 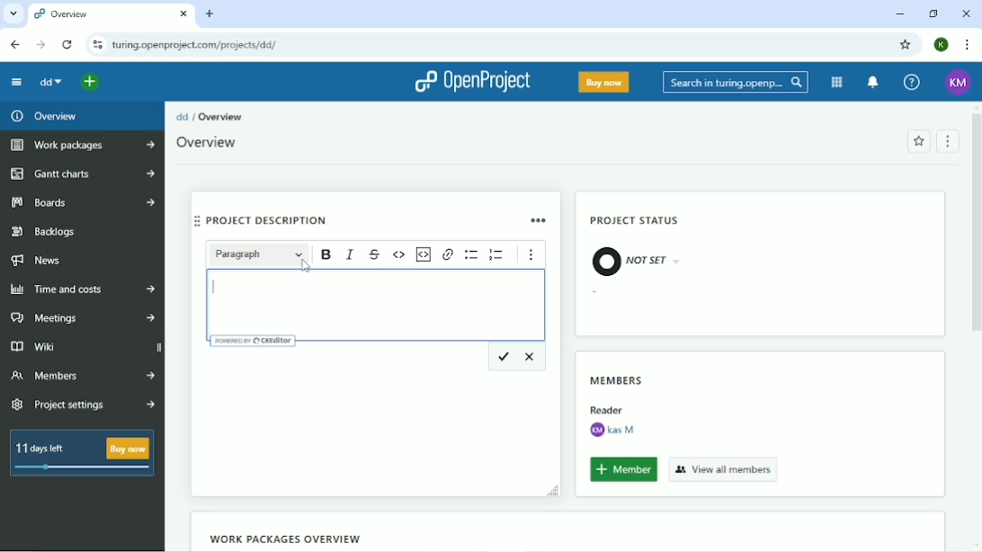 I want to click on Bulleted list, so click(x=471, y=254).